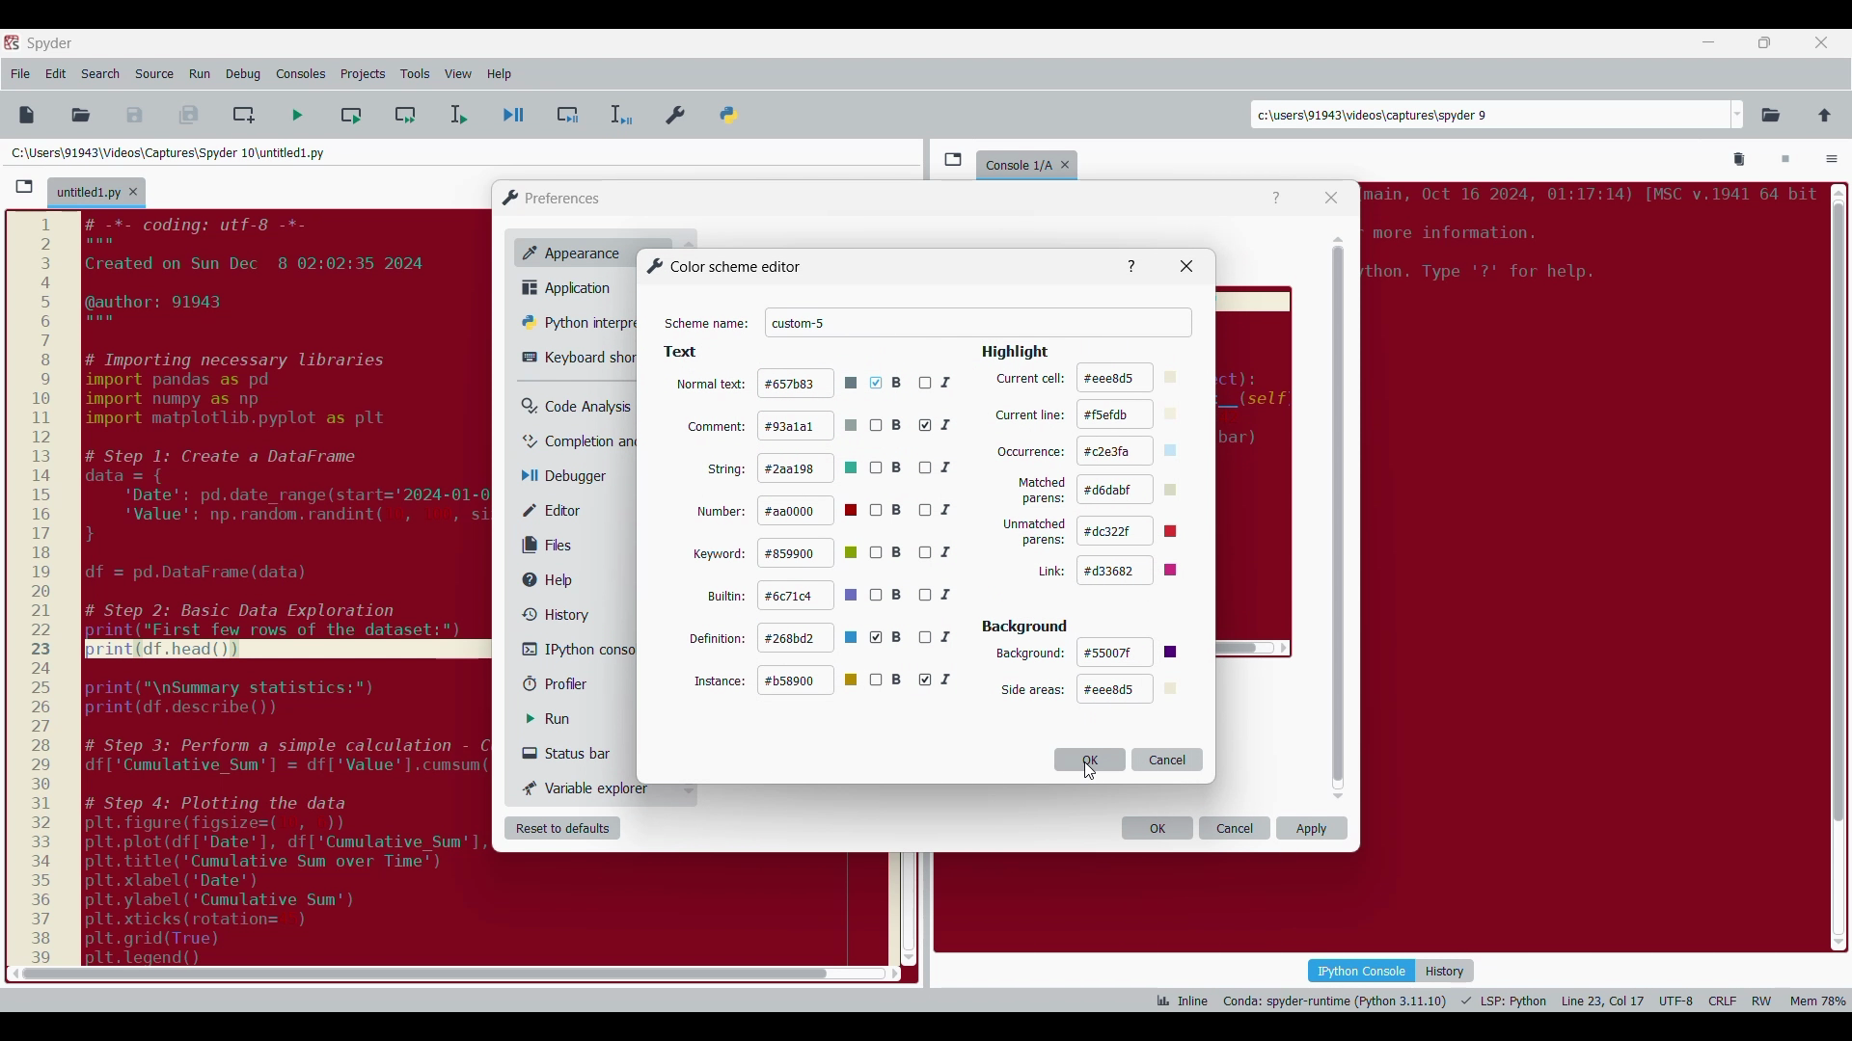 The image size is (1852, 1041). What do you see at coordinates (887, 553) in the screenshot?
I see `B` at bounding box center [887, 553].